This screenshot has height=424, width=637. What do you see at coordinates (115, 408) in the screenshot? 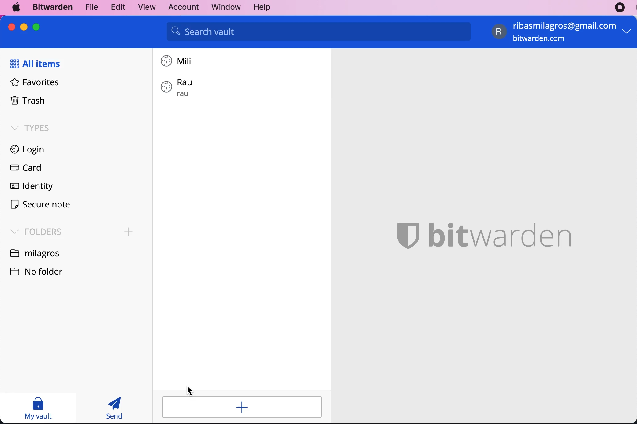
I see `send` at bounding box center [115, 408].